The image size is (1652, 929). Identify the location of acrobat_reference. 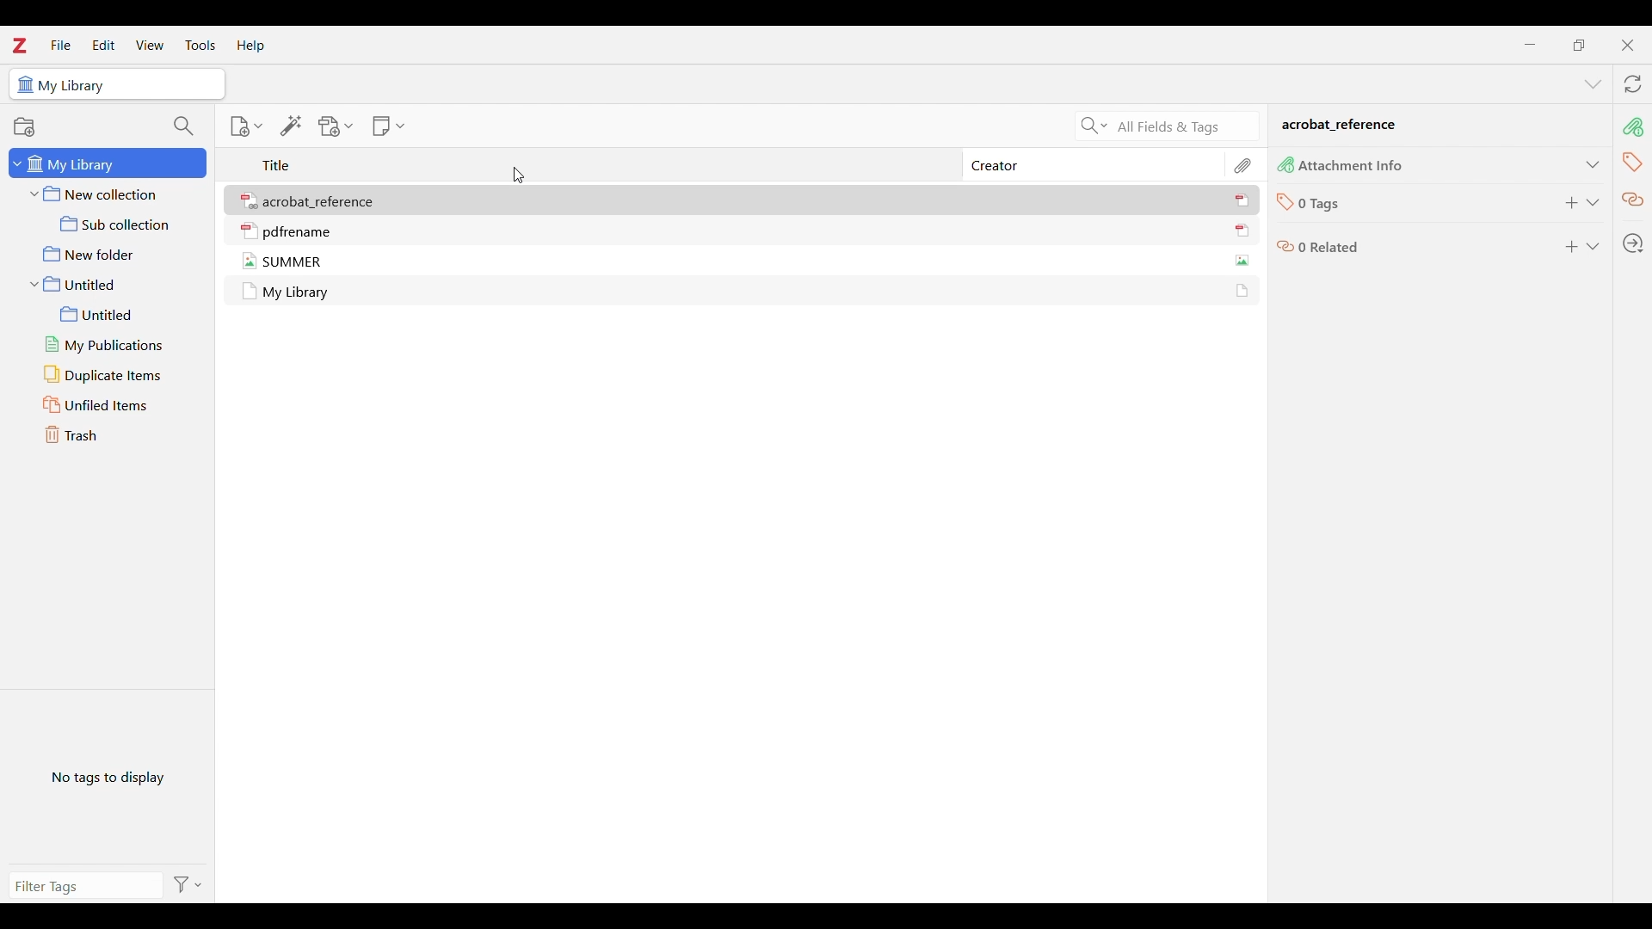
(322, 202).